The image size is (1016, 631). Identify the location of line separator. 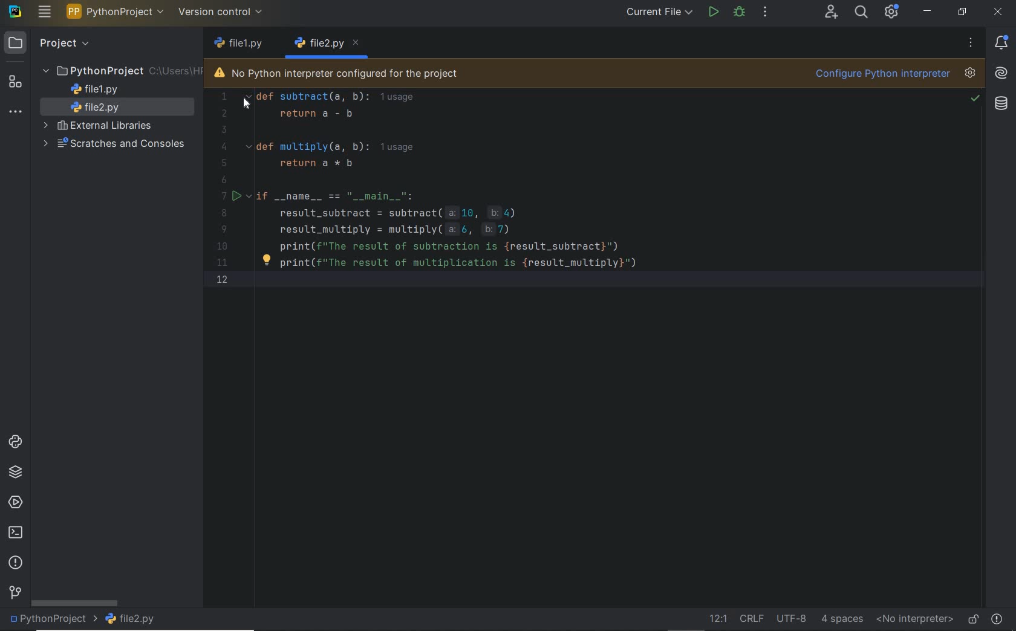
(752, 619).